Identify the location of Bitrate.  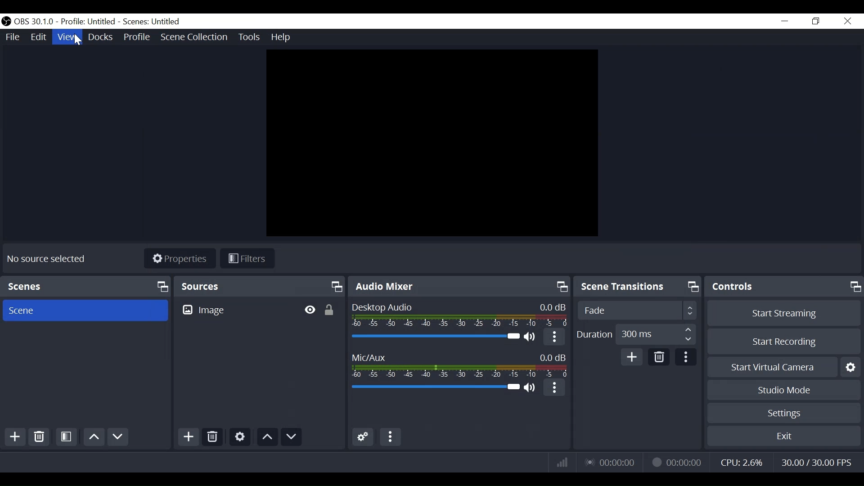
(562, 462).